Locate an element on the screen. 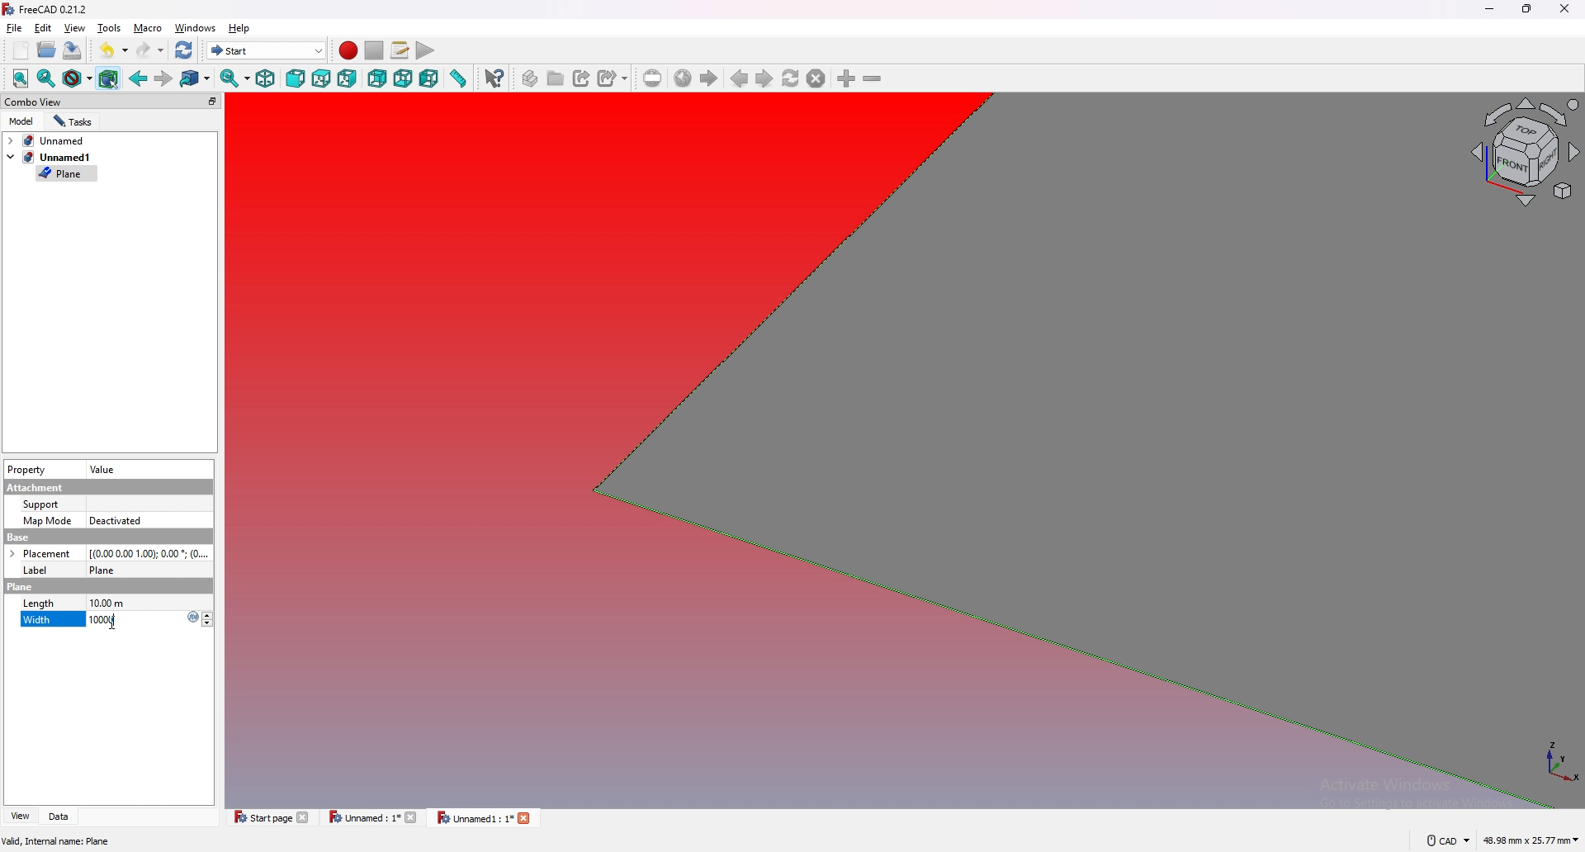 This screenshot has width=1585, height=852. file is located at coordinates (15, 28).